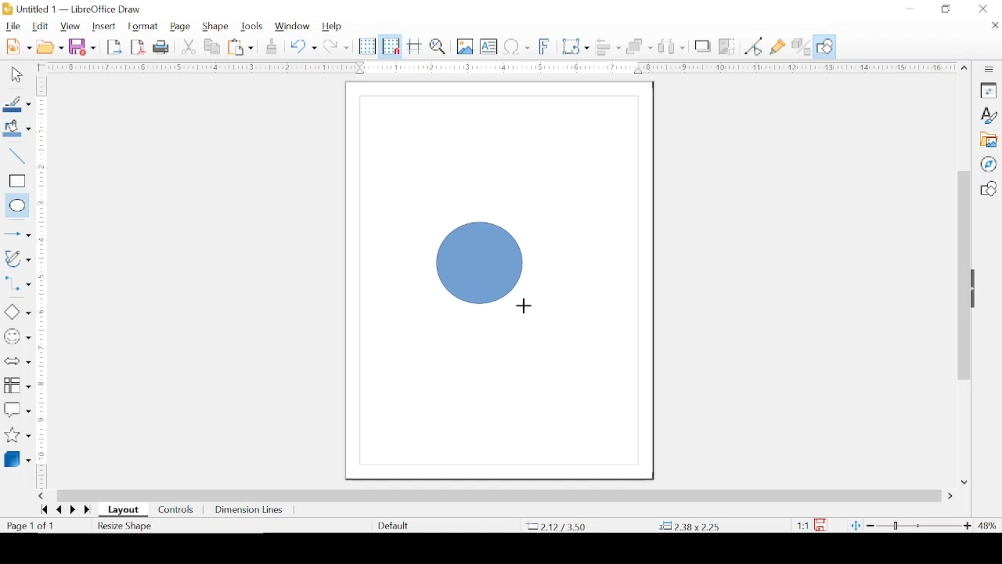 The image size is (1002, 564). I want to click on minimize, so click(911, 8).